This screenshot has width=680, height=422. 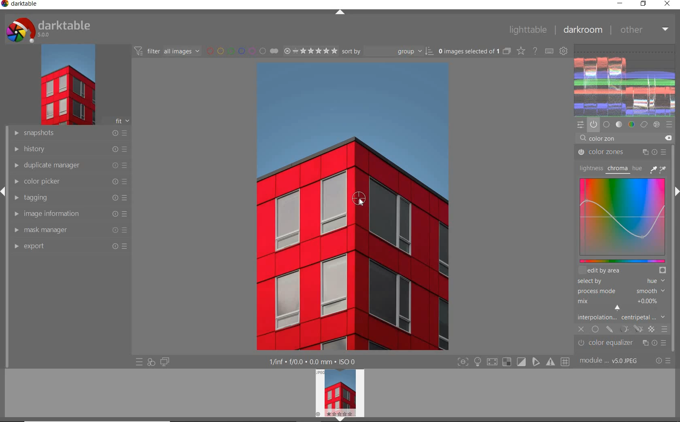 I want to click on filter all images, so click(x=168, y=51).